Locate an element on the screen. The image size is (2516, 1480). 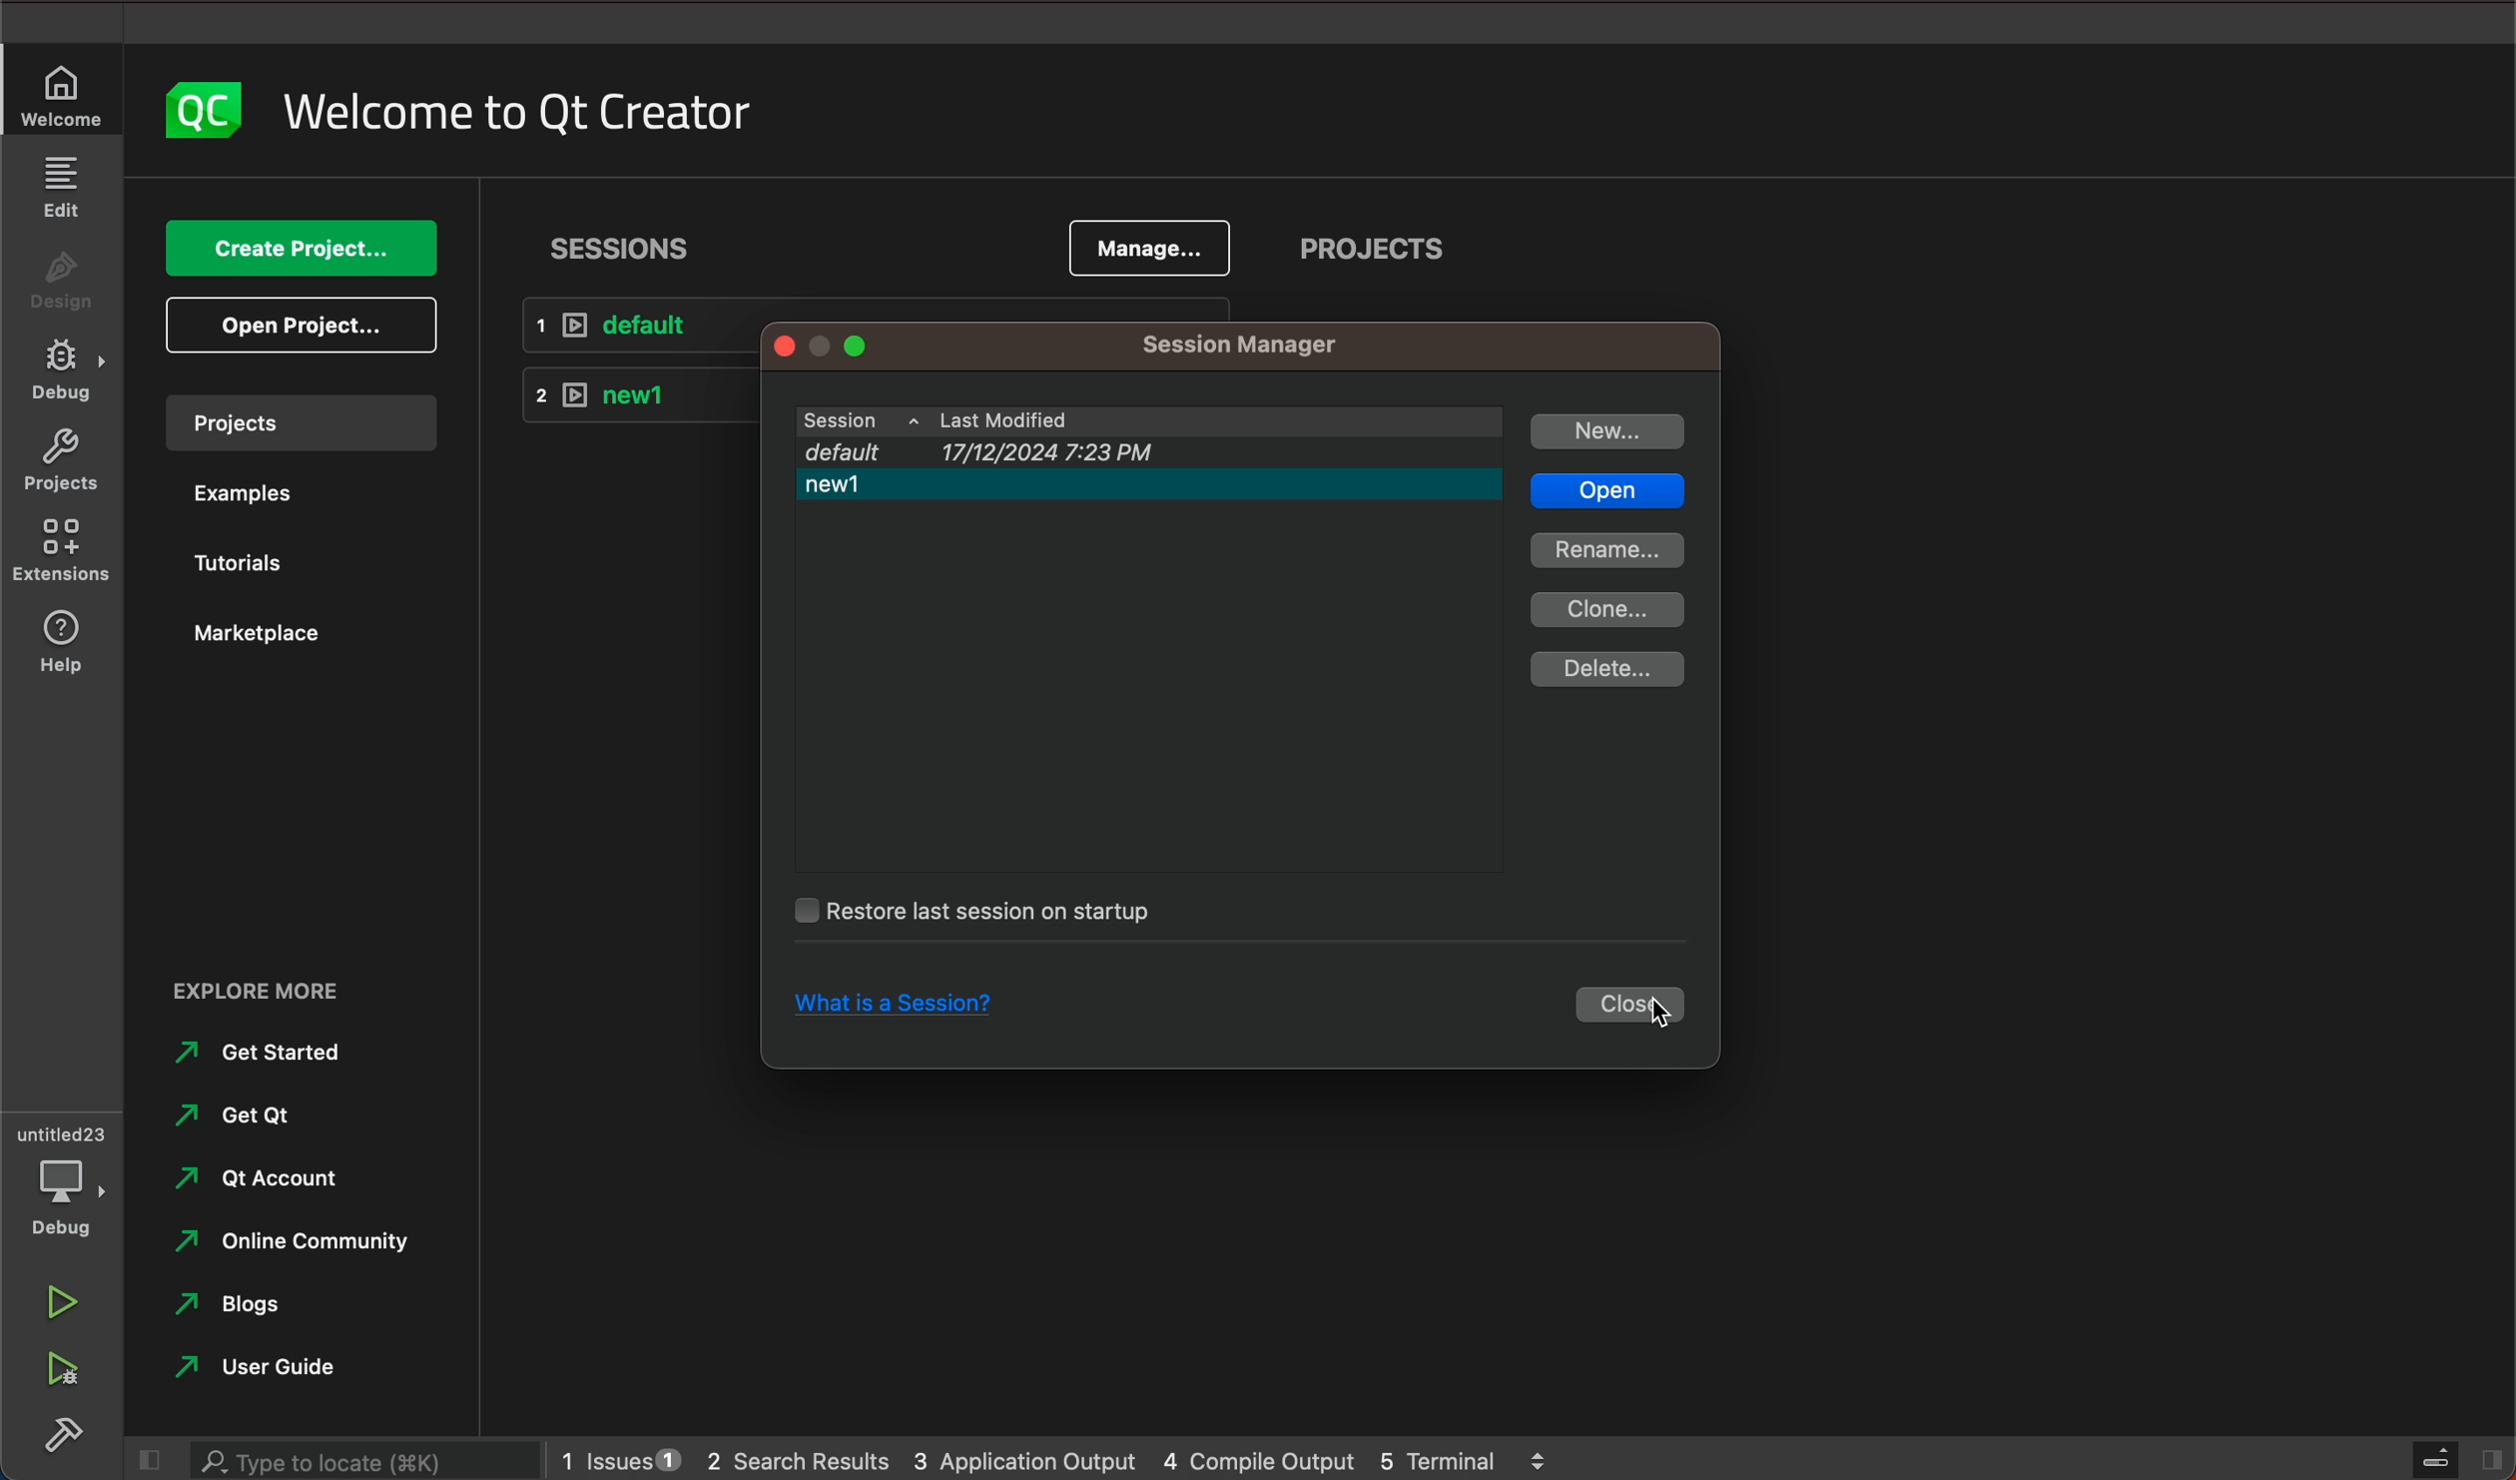
close is located at coordinates (1634, 1007).